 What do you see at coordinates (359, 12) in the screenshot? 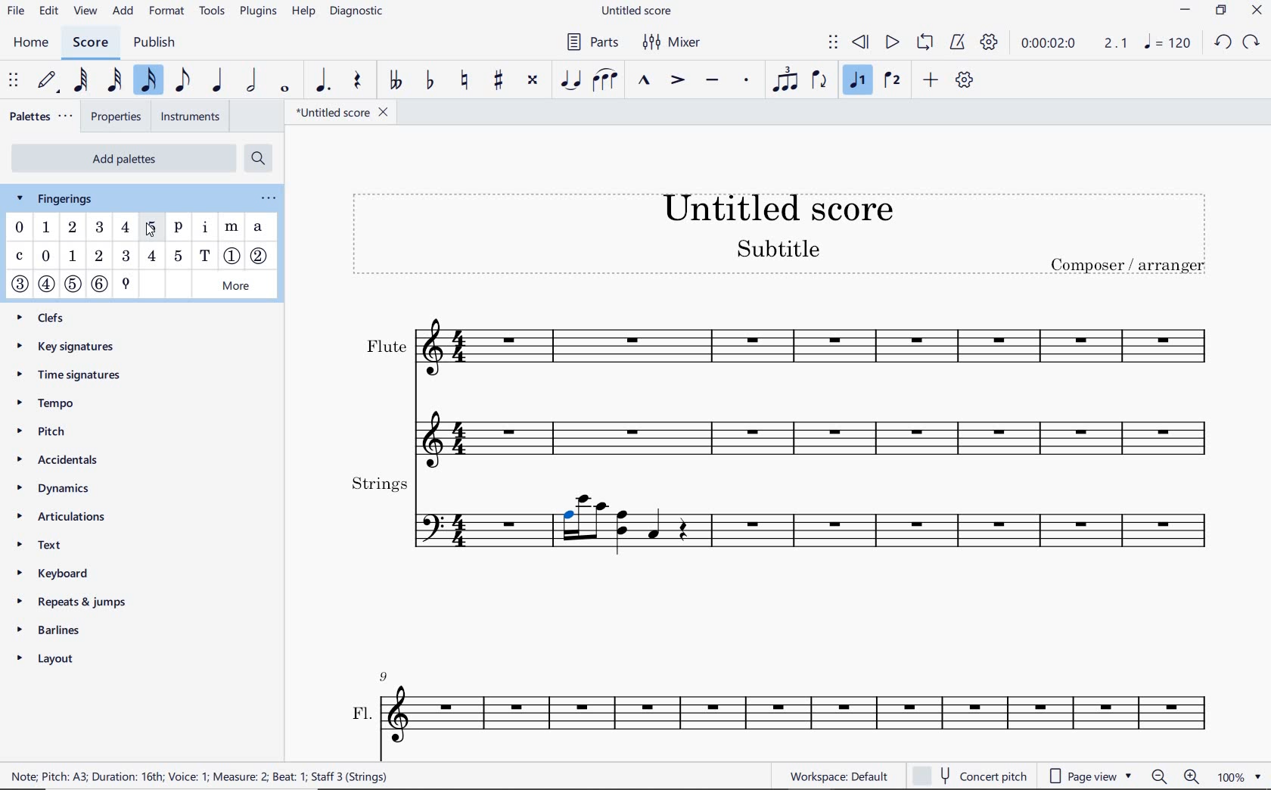
I see `diagnostic` at bounding box center [359, 12].